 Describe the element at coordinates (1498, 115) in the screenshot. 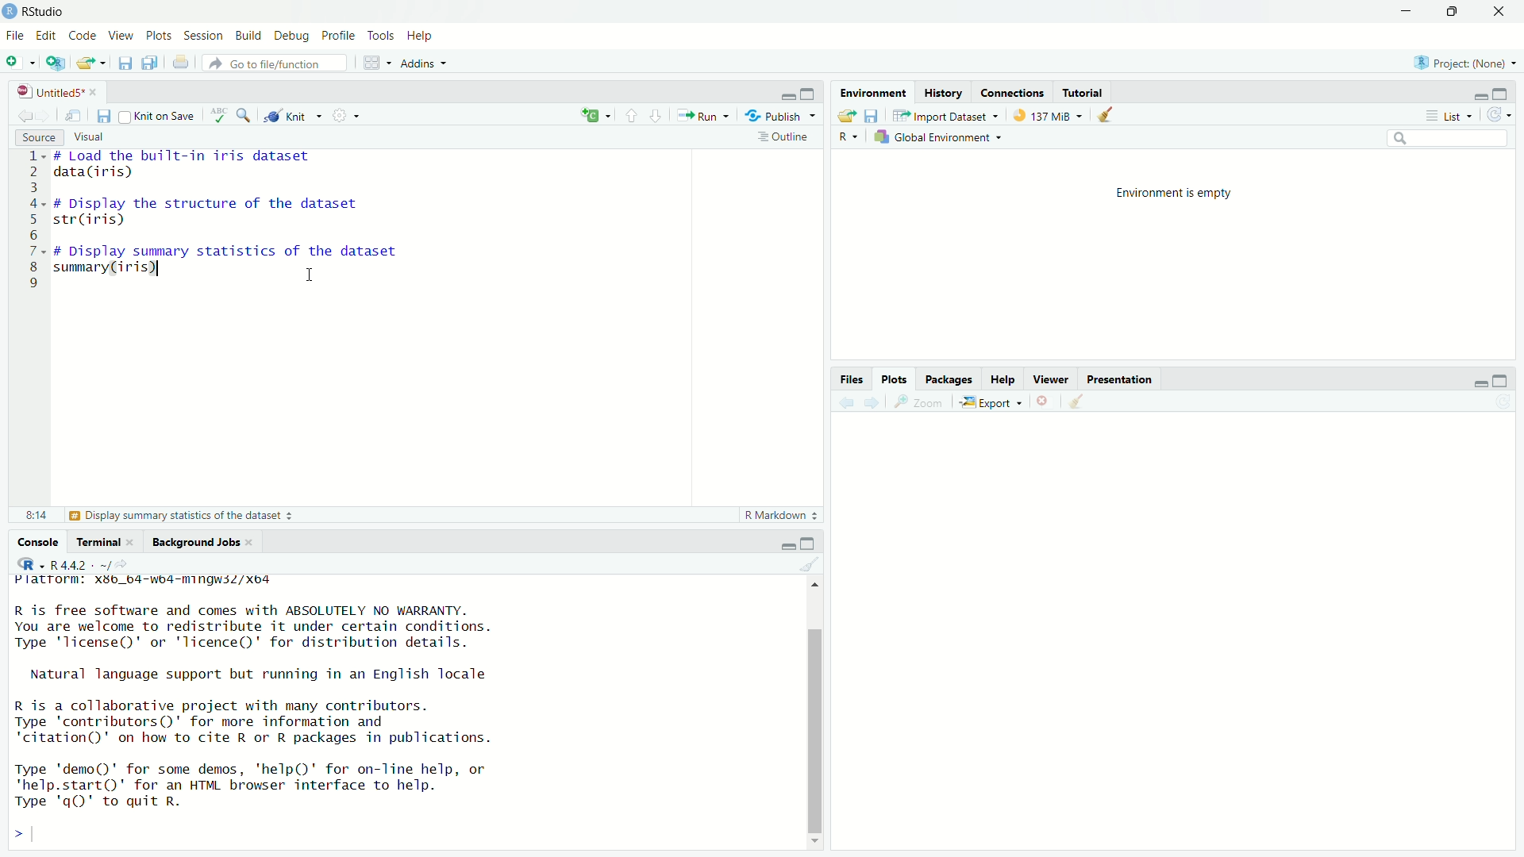

I see `Refresh` at that location.